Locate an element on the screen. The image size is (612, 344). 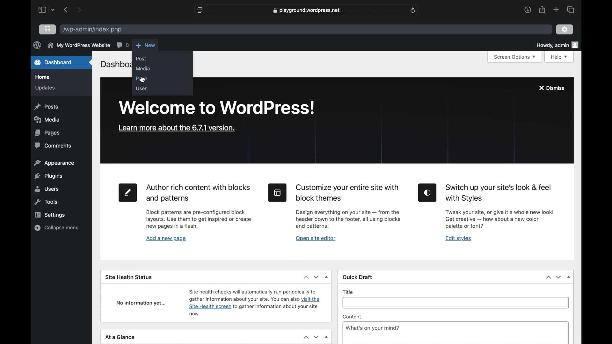
what's on your mind is located at coordinates (373, 328).